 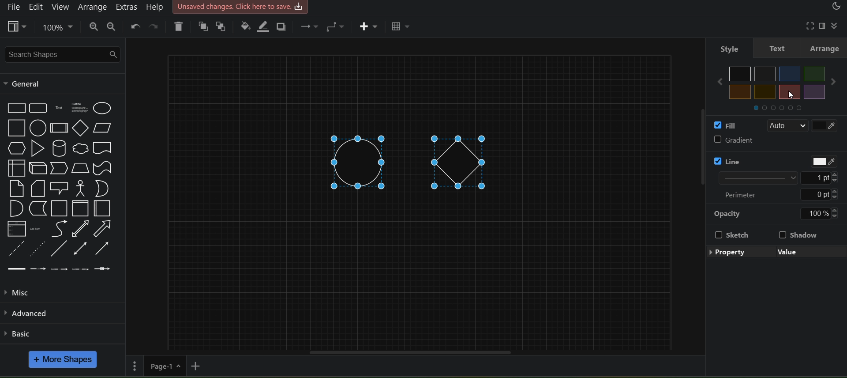 I want to click on Connector with symbol, so click(x=105, y=269).